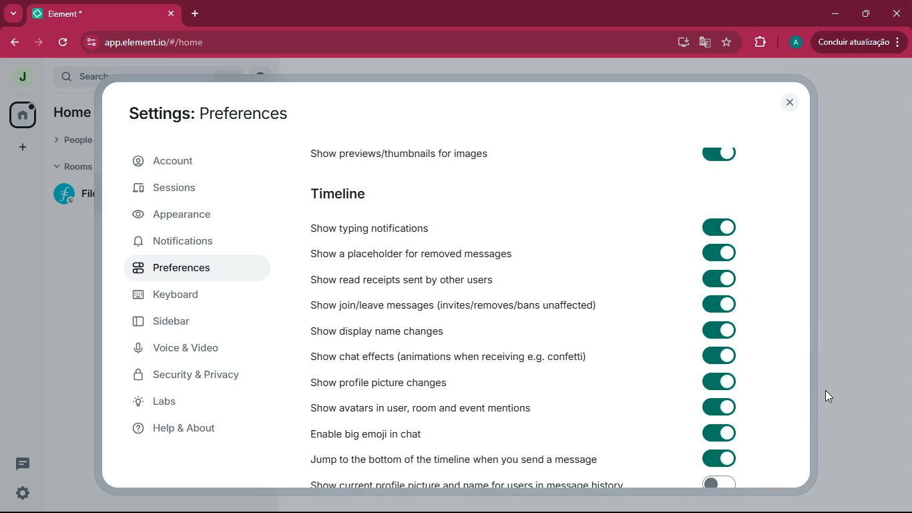  I want to click on toggle on , so click(716, 279).